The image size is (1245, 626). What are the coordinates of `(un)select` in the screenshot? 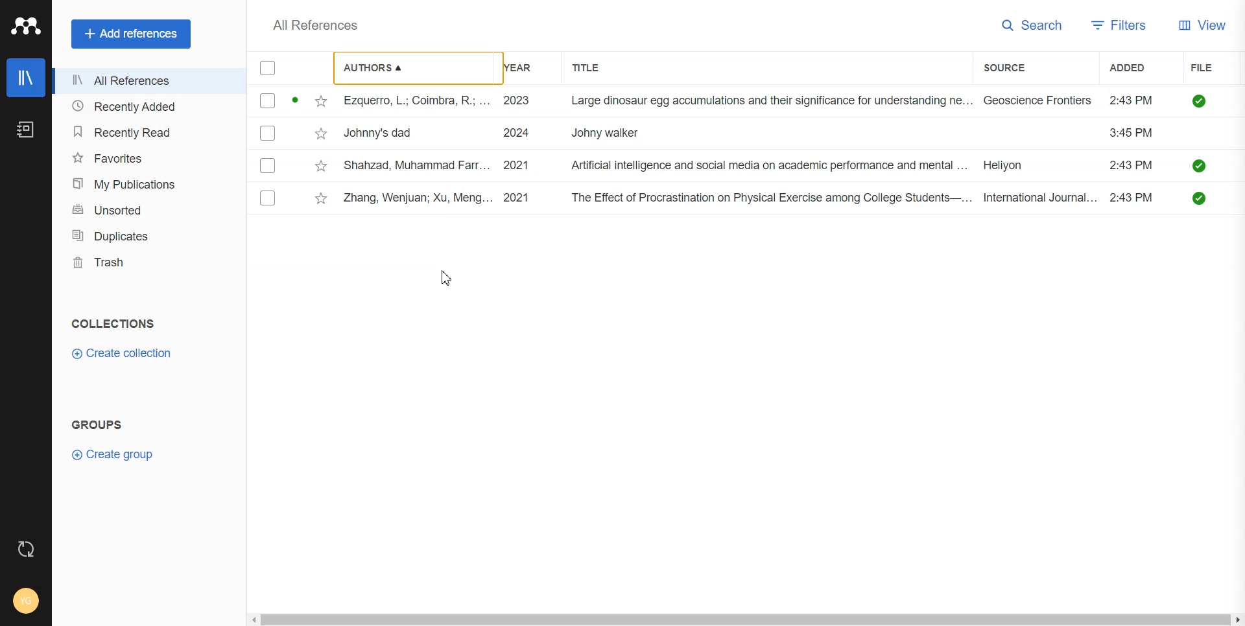 It's located at (267, 101).